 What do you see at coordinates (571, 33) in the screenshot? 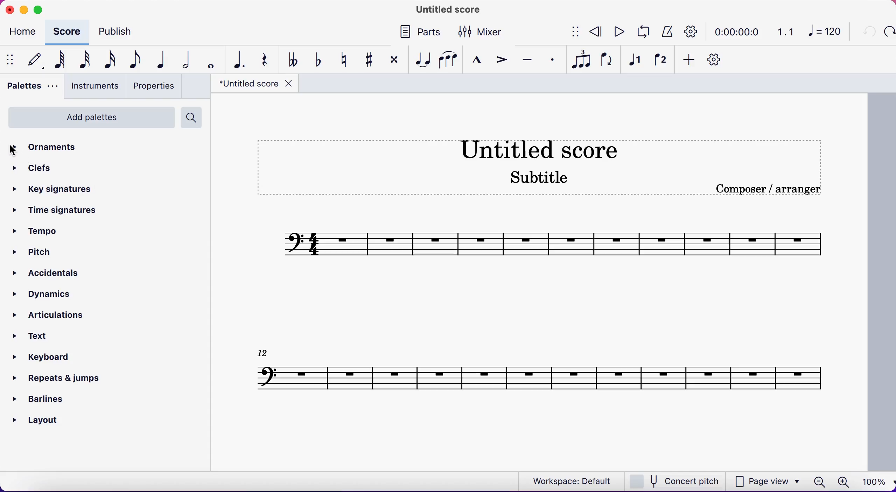
I see `show/hide` at bounding box center [571, 33].